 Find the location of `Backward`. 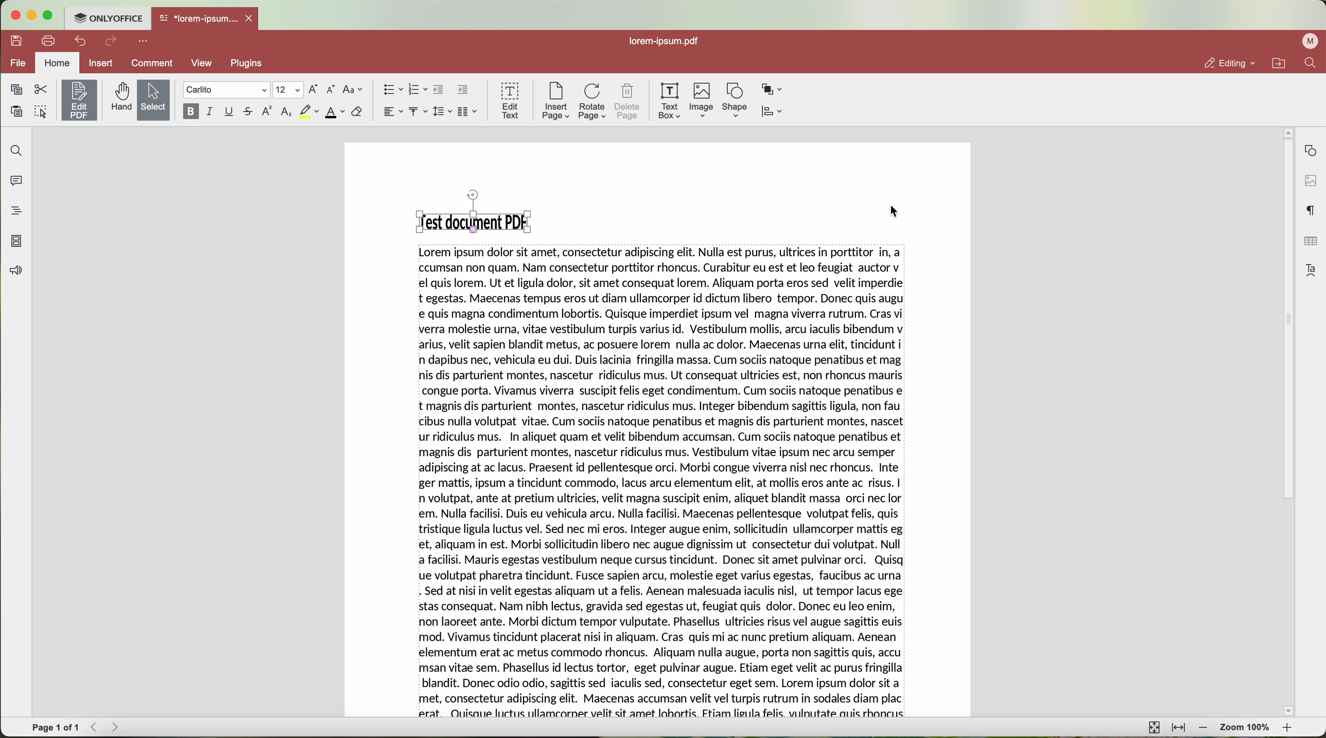

Backward is located at coordinates (96, 727).